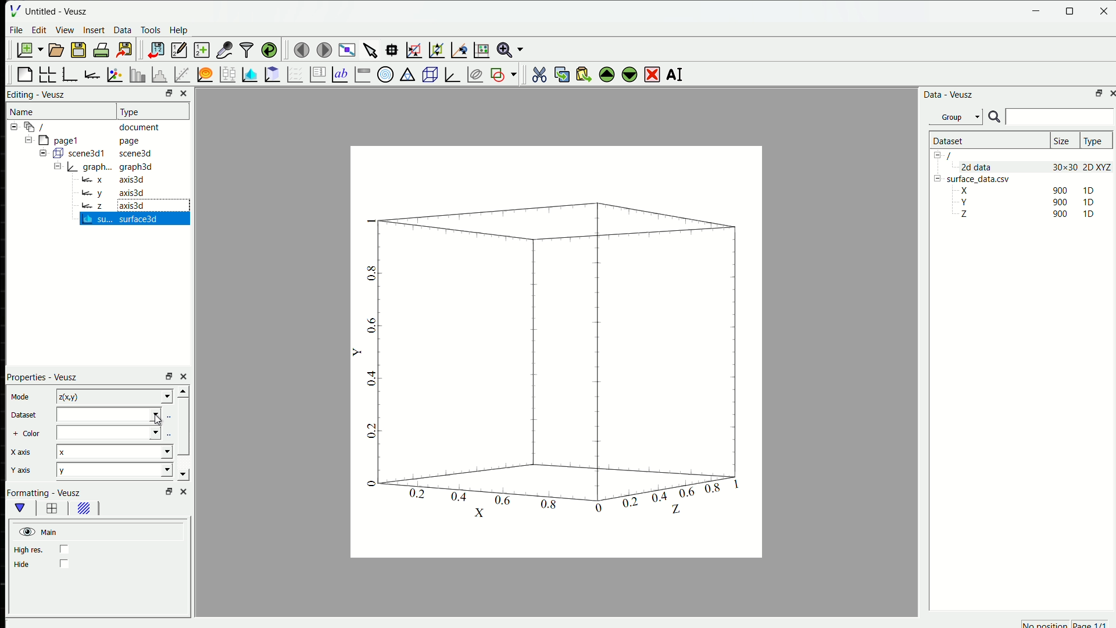 The width and height of the screenshot is (1116, 628). Describe the element at coordinates (273, 74) in the screenshot. I see `plot a 2D dataset as contours` at that location.